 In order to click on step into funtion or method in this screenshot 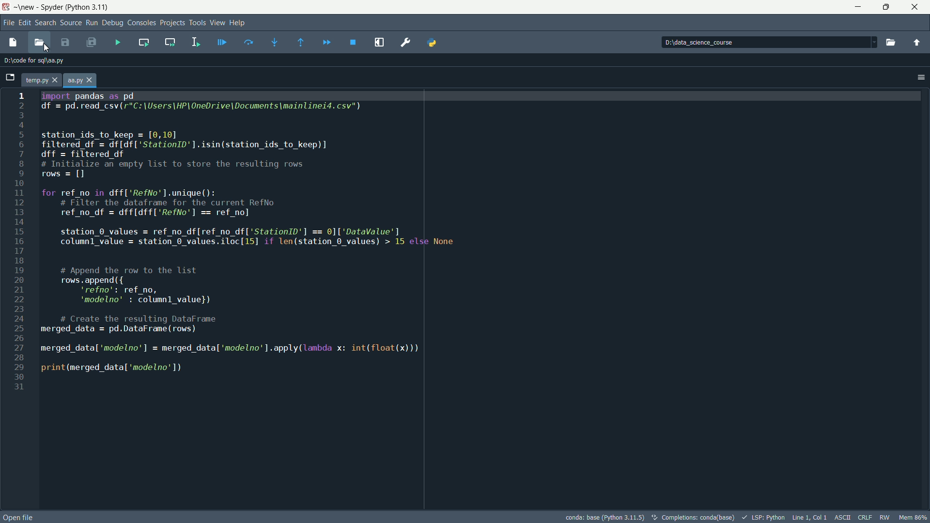, I will do `click(275, 42)`.